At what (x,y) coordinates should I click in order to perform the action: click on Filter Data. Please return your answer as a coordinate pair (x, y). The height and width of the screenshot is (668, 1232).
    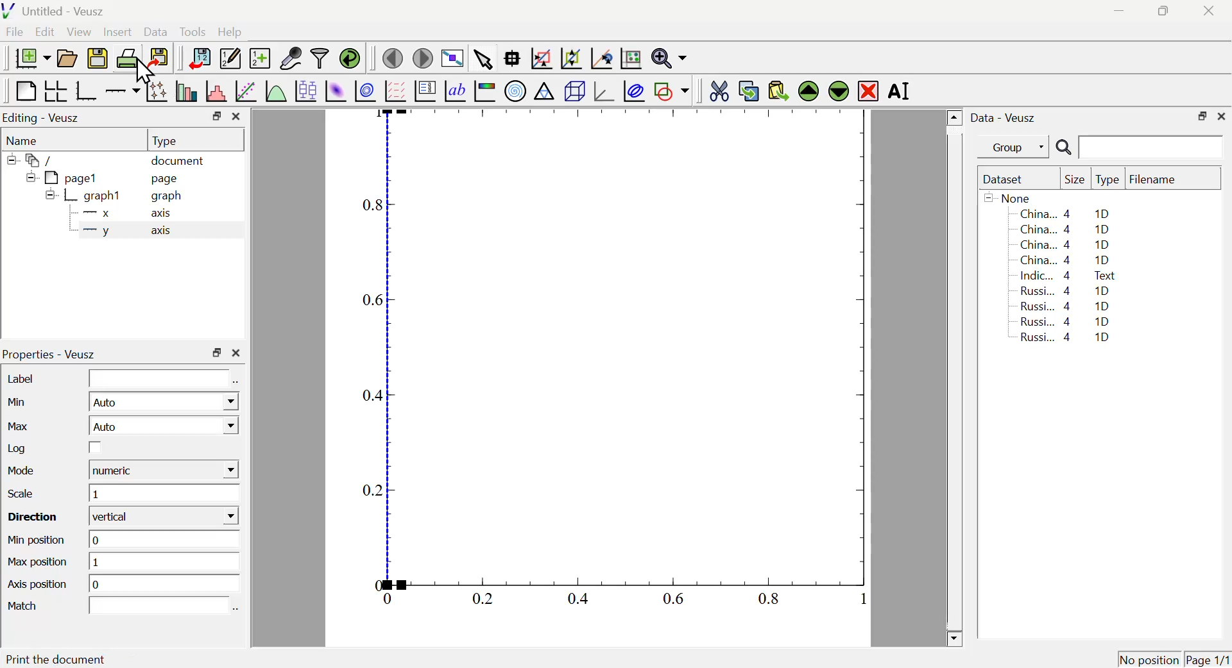
    Looking at the image, I should click on (320, 57).